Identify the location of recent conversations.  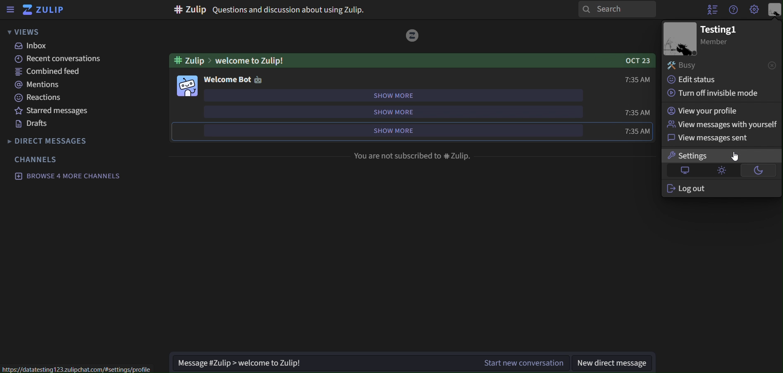
(59, 59).